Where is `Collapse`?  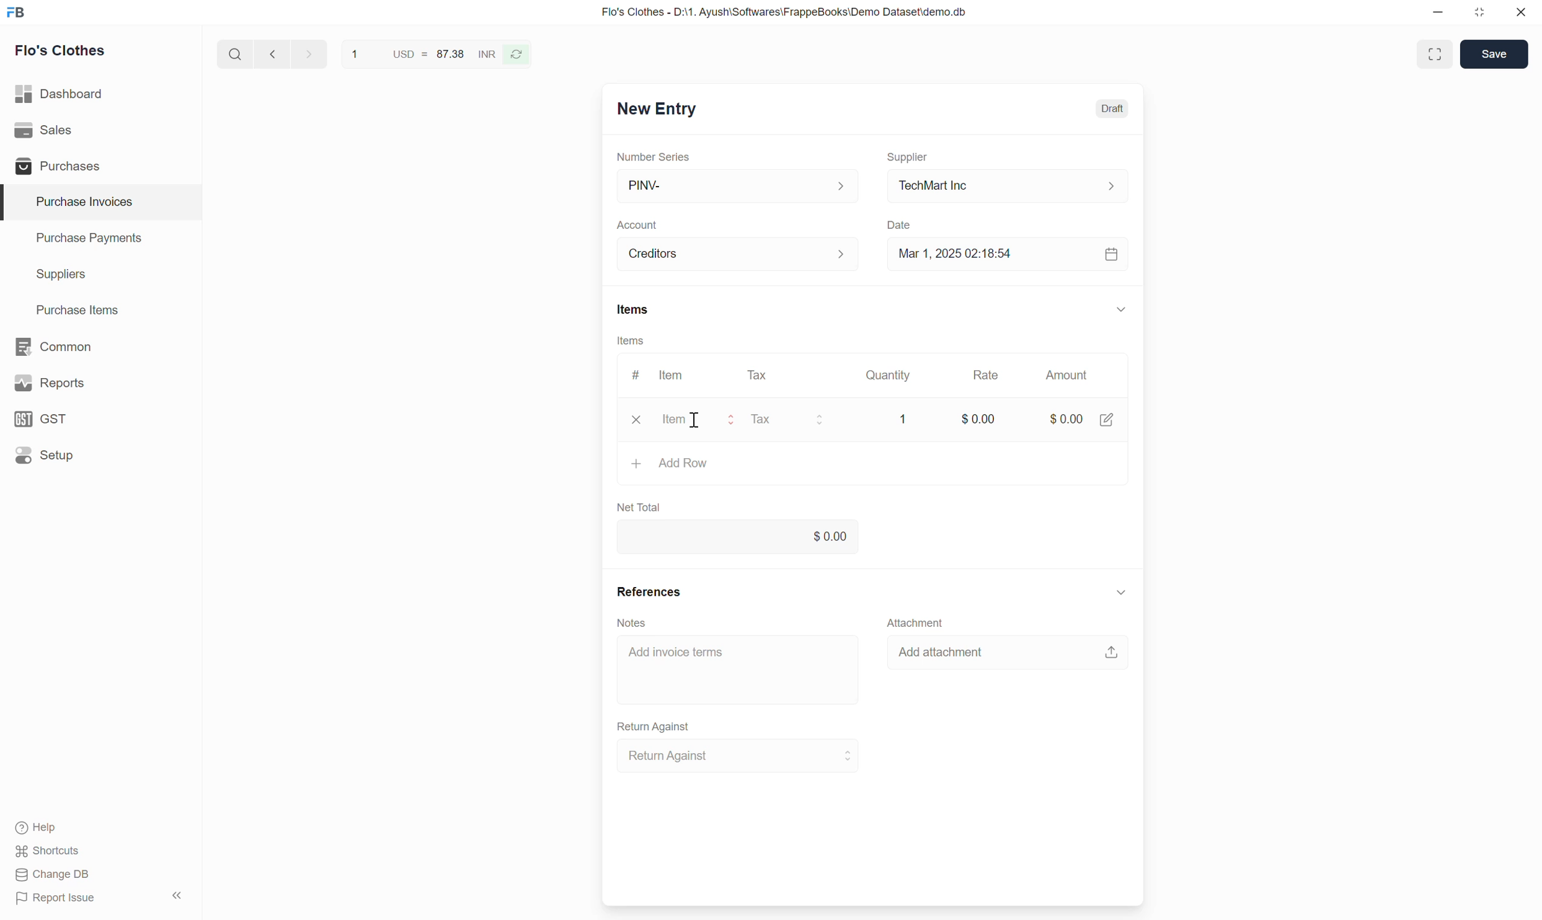
Collapse is located at coordinates (1121, 592).